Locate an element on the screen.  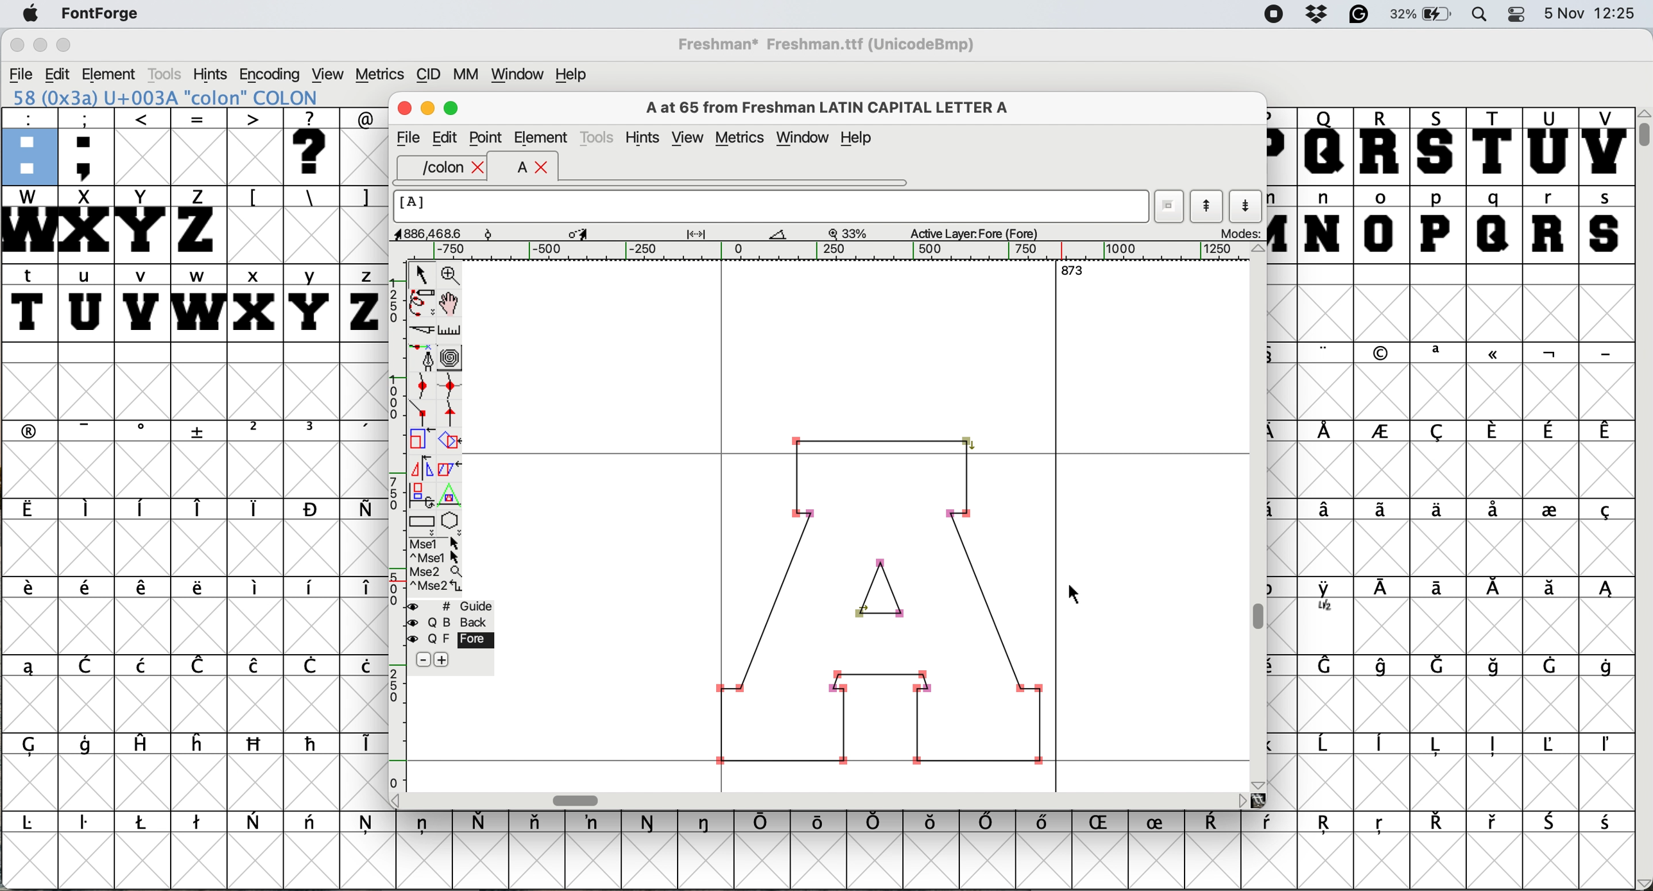
close is located at coordinates (403, 110).